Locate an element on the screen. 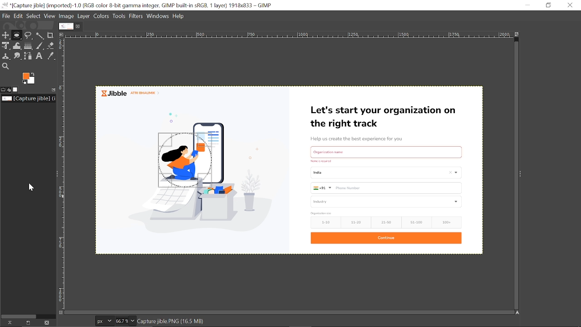  Tools is located at coordinates (120, 16).